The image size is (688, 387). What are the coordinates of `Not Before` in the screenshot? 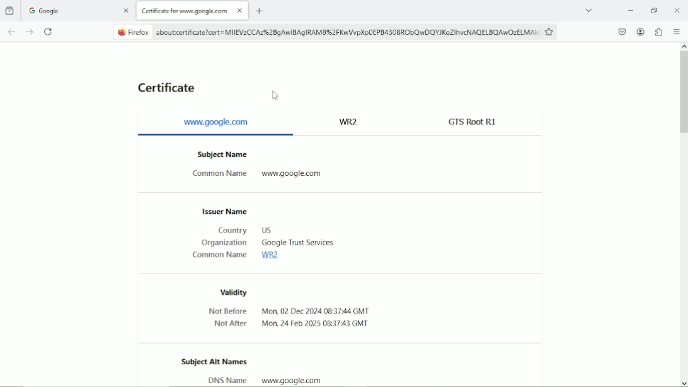 It's located at (228, 311).